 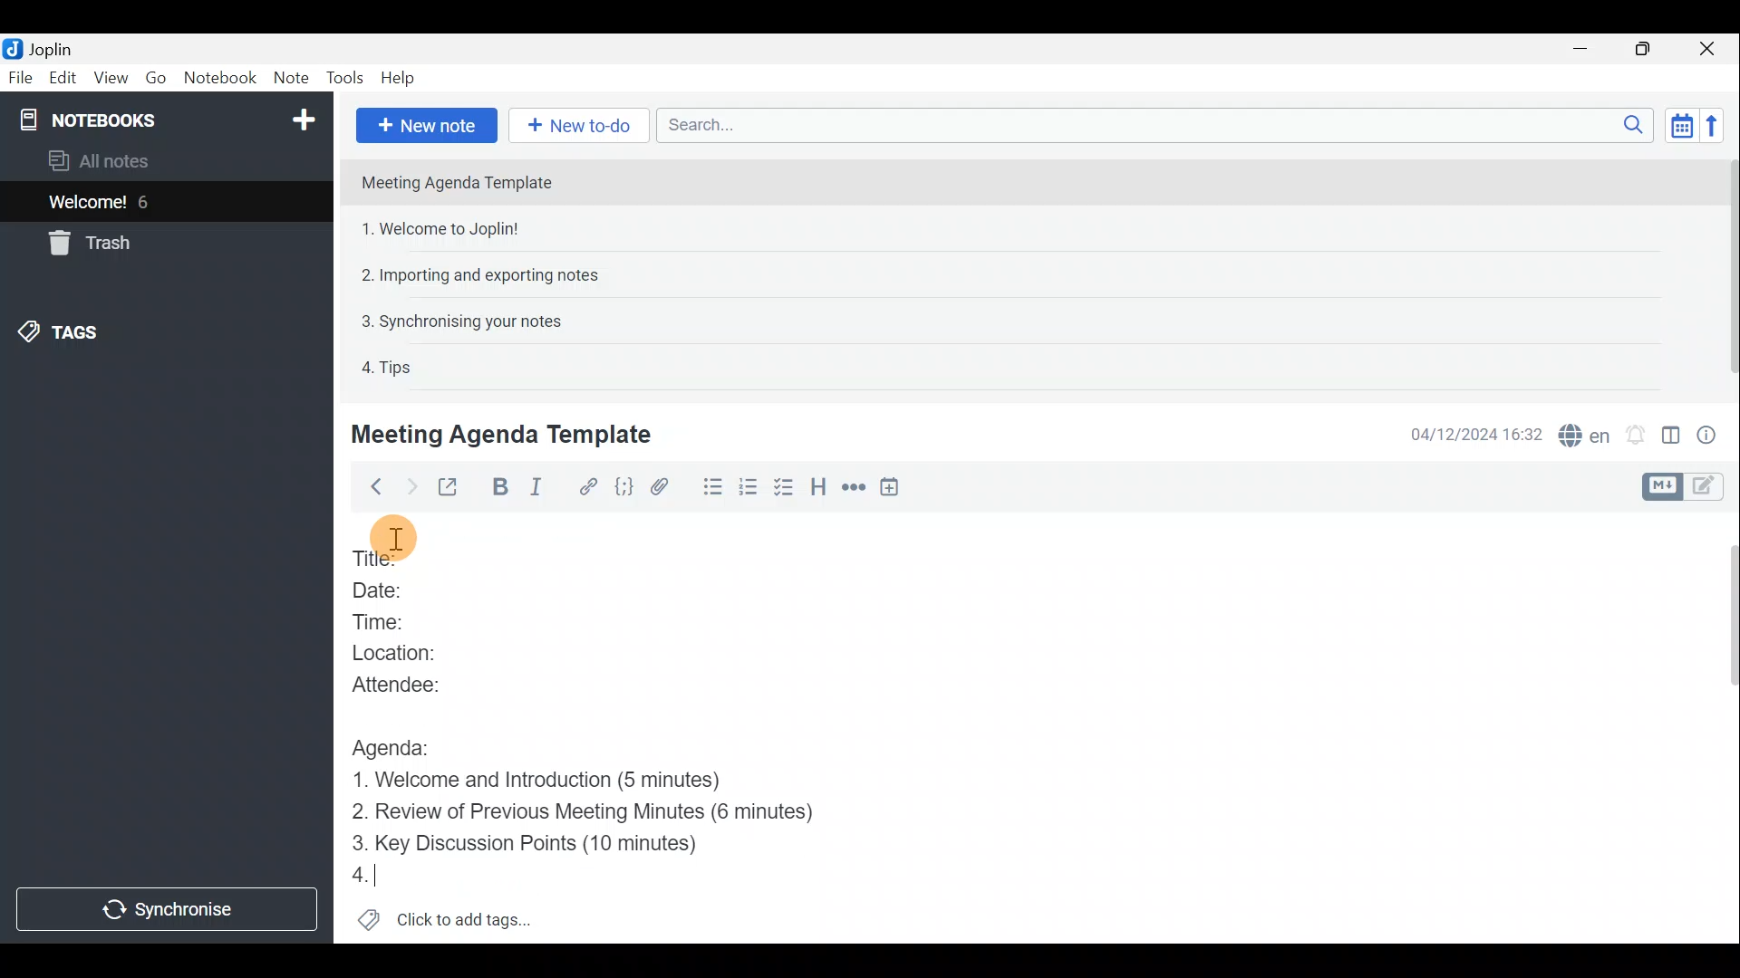 I want to click on View, so click(x=108, y=80).